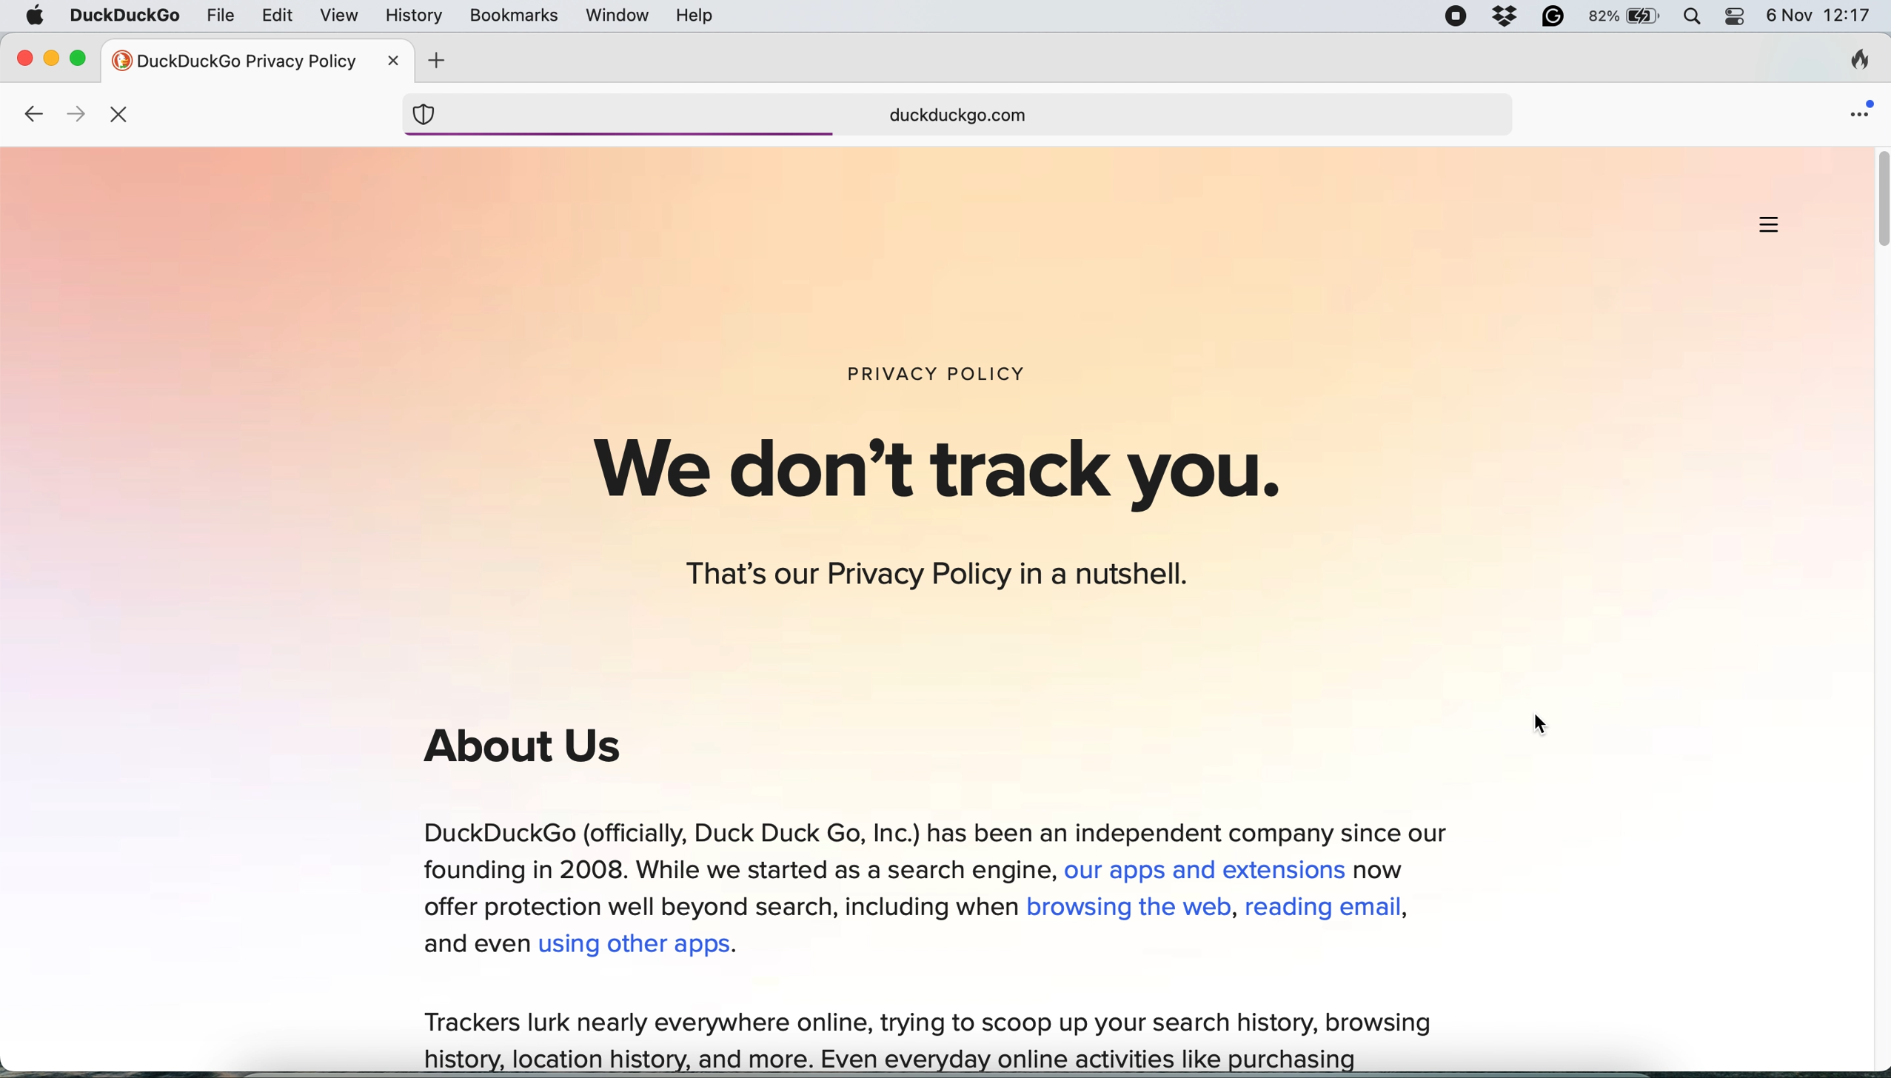 This screenshot has width=1891, height=1078. I want to click on view, so click(341, 16).